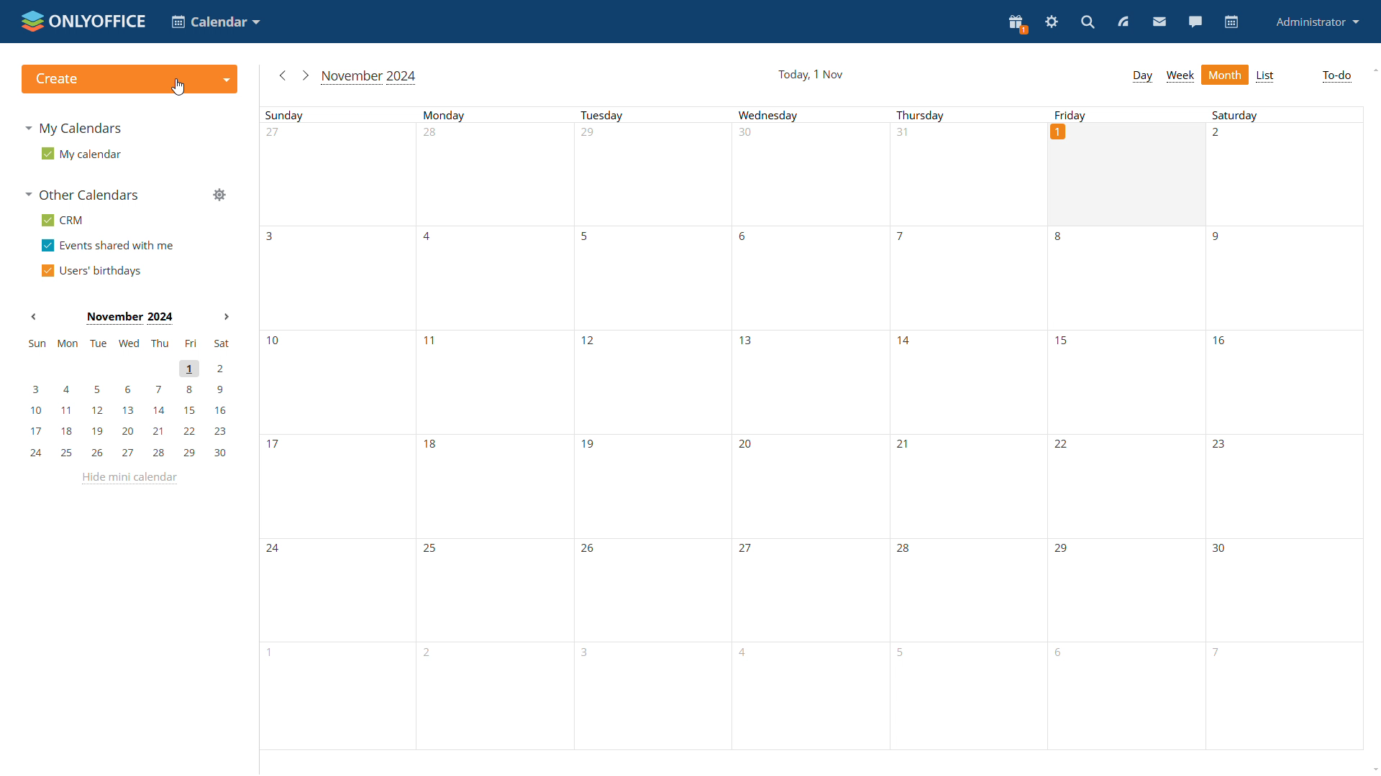 This screenshot has height=776, width=1381. What do you see at coordinates (306, 76) in the screenshot?
I see `go to next month` at bounding box center [306, 76].